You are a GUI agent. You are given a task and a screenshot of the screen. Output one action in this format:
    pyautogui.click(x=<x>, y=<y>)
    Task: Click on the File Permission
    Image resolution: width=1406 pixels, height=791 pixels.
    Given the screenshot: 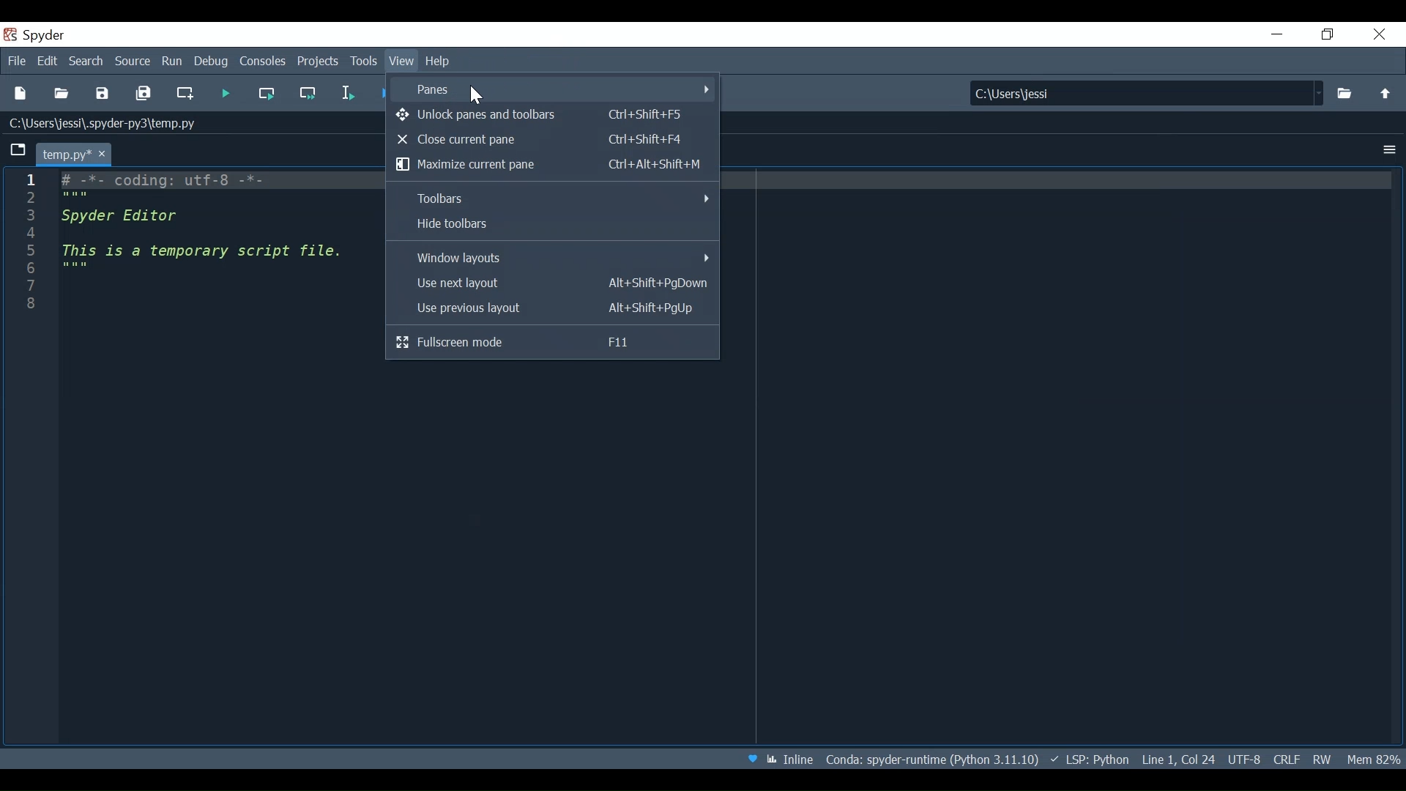 What is the action you would take?
    pyautogui.click(x=1320, y=758)
    